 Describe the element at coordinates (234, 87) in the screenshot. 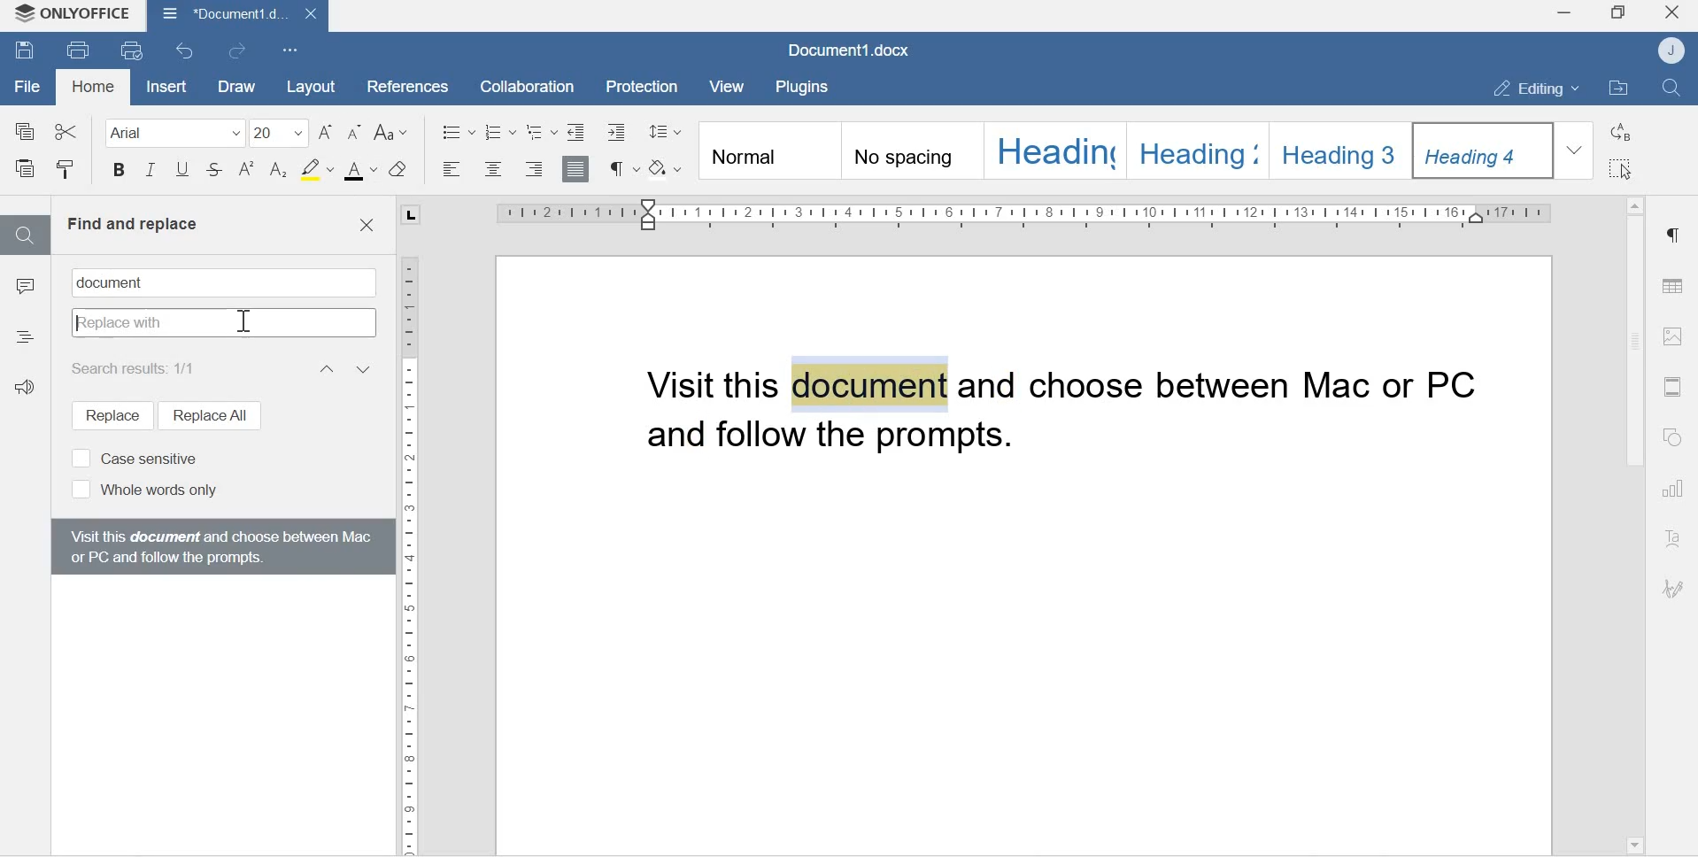

I see `Draw` at that location.